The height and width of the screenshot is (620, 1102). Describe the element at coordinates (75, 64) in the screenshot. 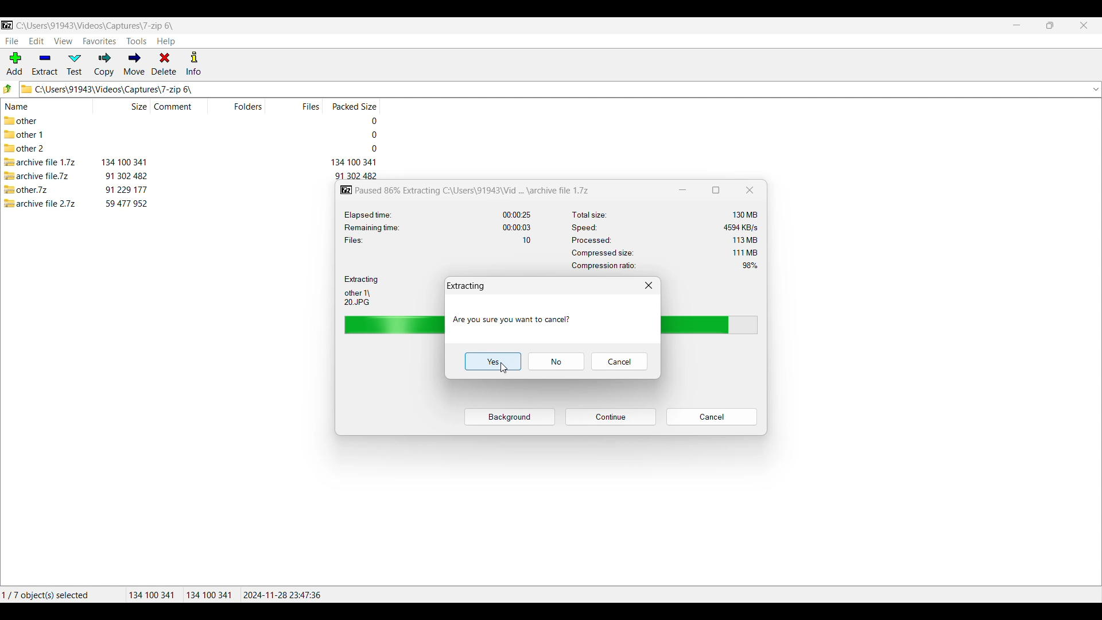

I see `Test` at that location.